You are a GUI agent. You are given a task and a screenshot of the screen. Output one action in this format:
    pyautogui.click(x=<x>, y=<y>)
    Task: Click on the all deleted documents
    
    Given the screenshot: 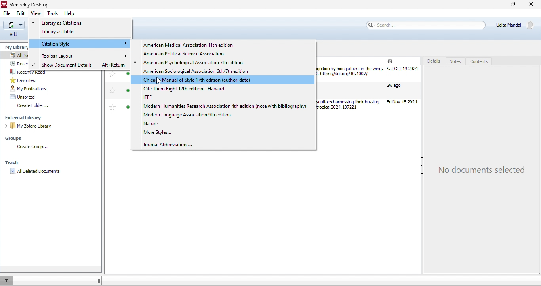 What is the action you would take?
    pyautogui.click(x=37, y=173)
    